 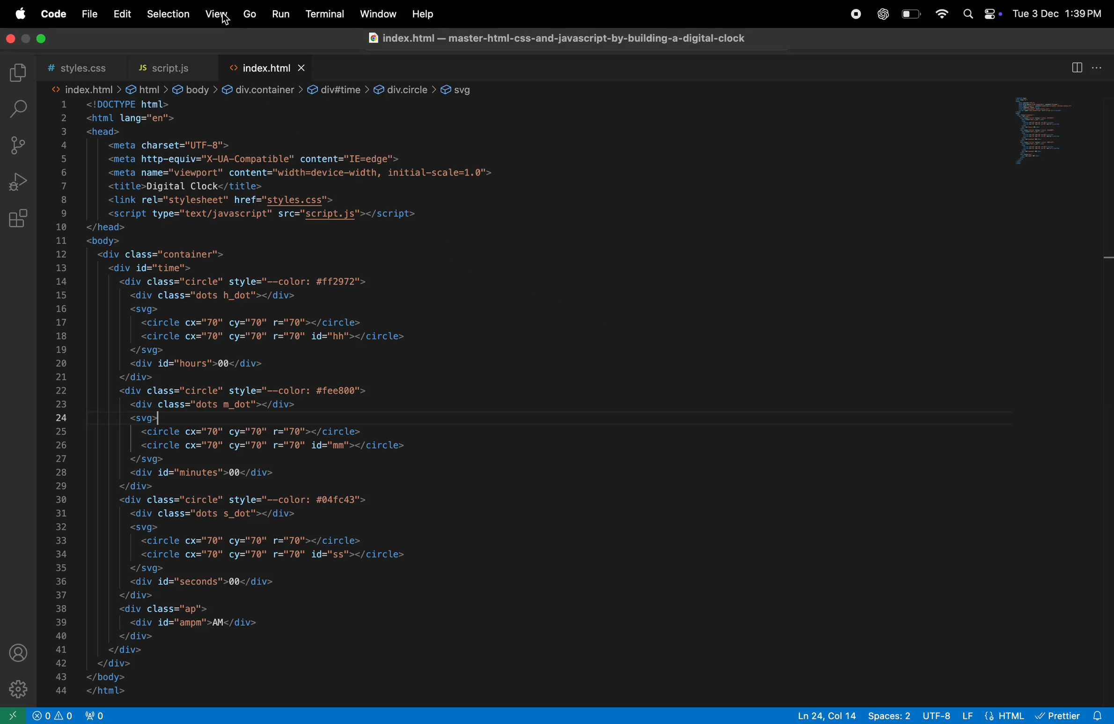 What do you see at coordinates (376, 14) in the screenshot?
I see `window` at bounding box center [376, 14].